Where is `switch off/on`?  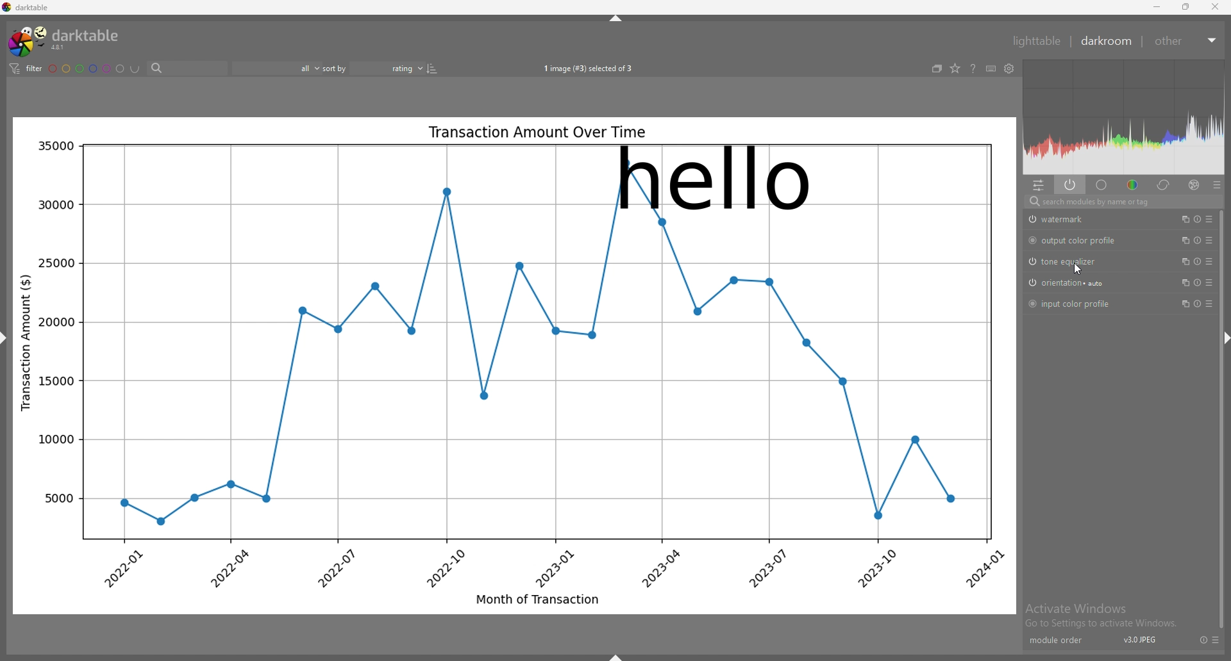
switch off/on is located at coordinates (1031, 261).